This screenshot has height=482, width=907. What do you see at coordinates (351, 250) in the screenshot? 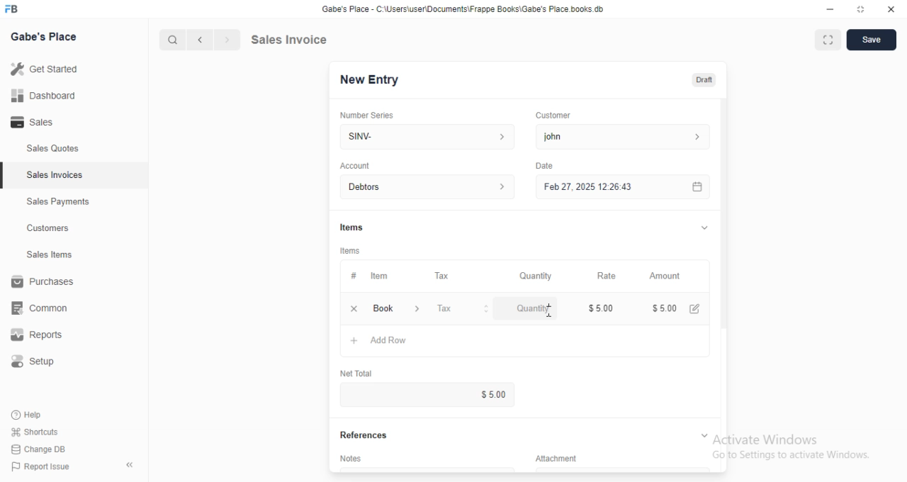
I see `Items` at bounding box center [351, 250].